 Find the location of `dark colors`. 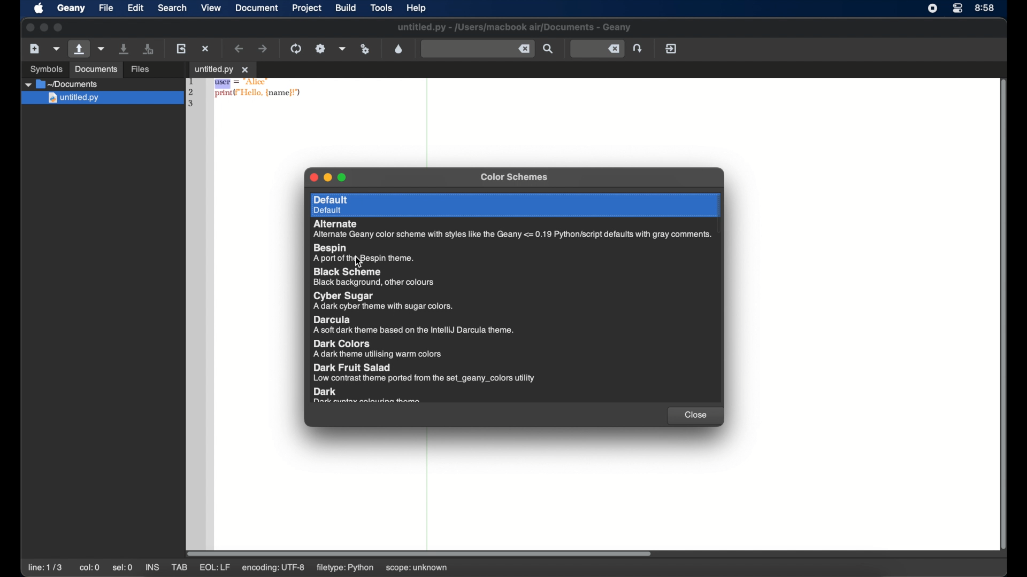

dark colors is located at coordinates (381, 349).